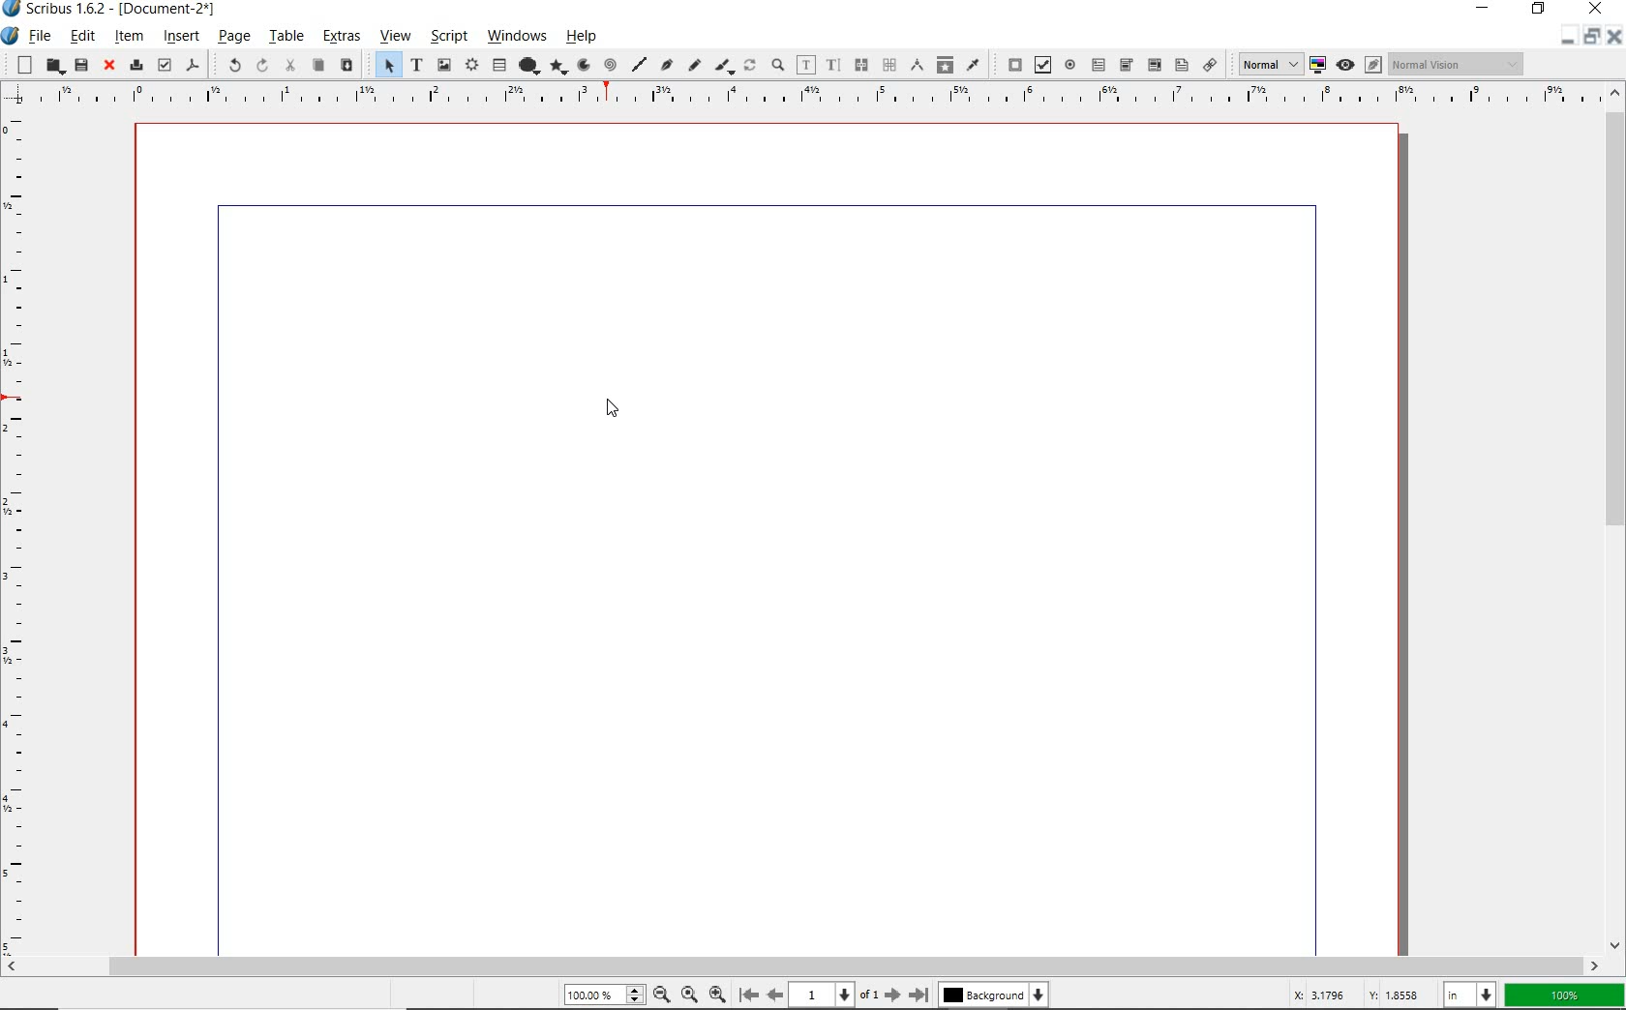  Describe the element at coordinates (261, 66) in the screenshot. I see `redo` at that location.